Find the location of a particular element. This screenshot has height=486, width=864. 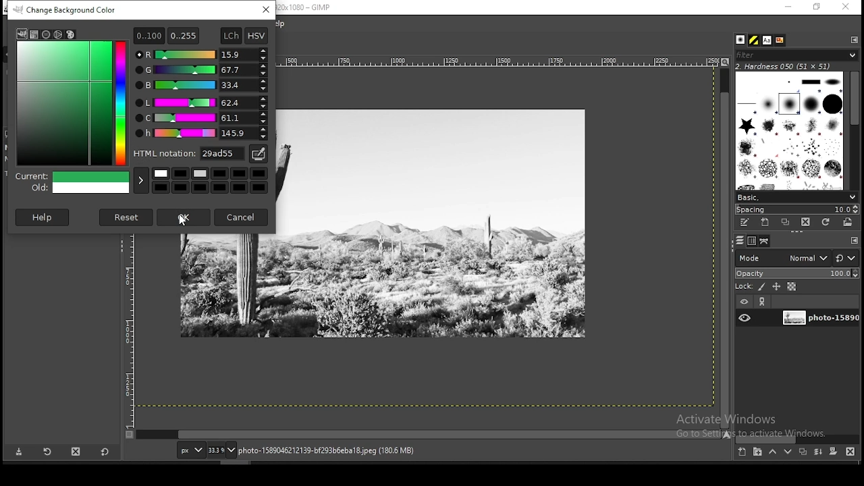

layer visibility is located at coordinates (743, 302).